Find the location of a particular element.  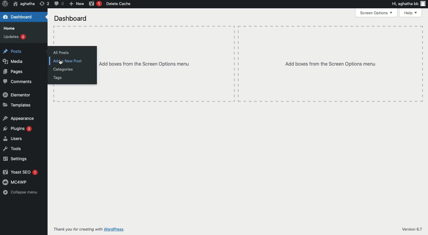

Users is located at coordinates (12, 138).